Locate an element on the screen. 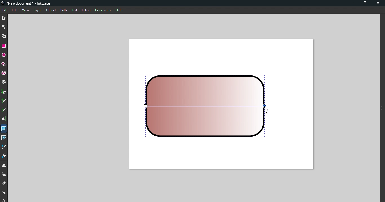  Dropper tool is located at coordinates (4, 147).